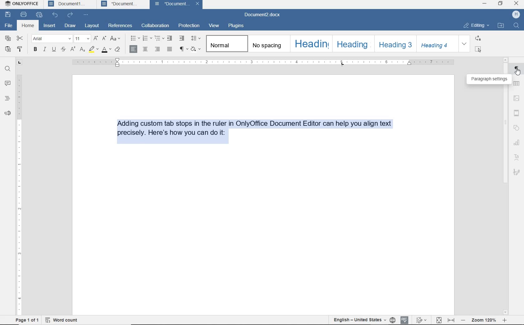 The width and height of the screenshot is (524, 325). I want to click on multilevel list, so click(158, 37).